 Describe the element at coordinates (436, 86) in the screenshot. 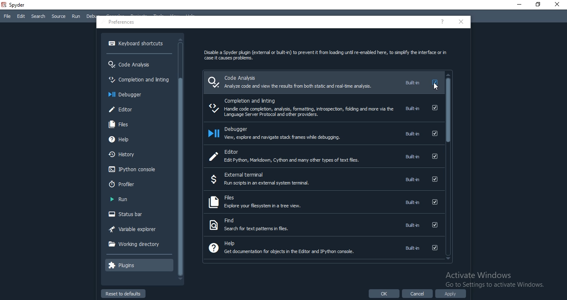

I see `cursor` at that location.